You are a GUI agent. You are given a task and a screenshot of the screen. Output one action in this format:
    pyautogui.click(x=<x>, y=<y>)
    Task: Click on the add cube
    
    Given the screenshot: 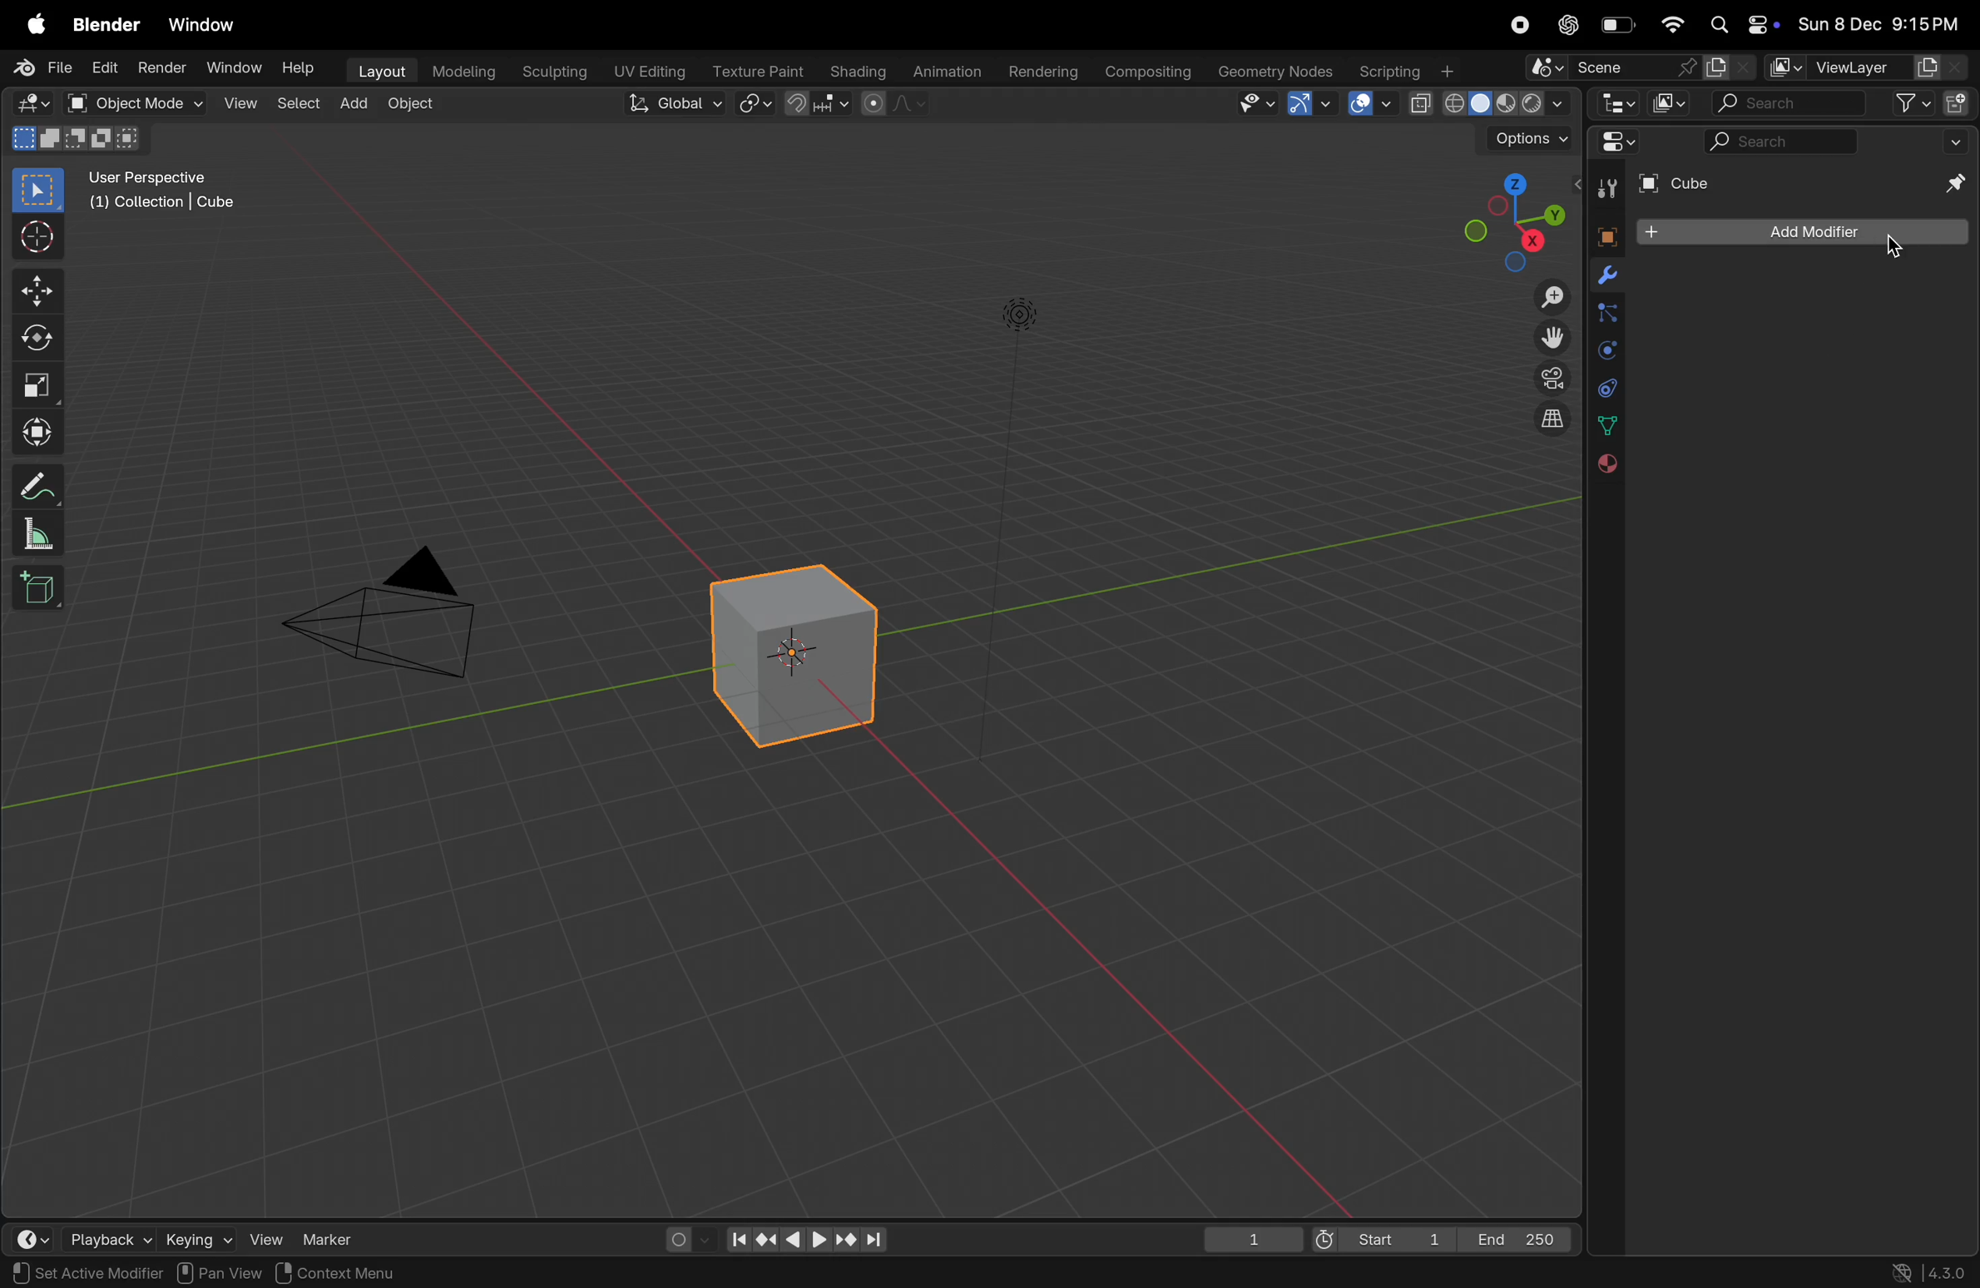 What is the action you would take?
    pyautogui.click(x=39, y=590)
    